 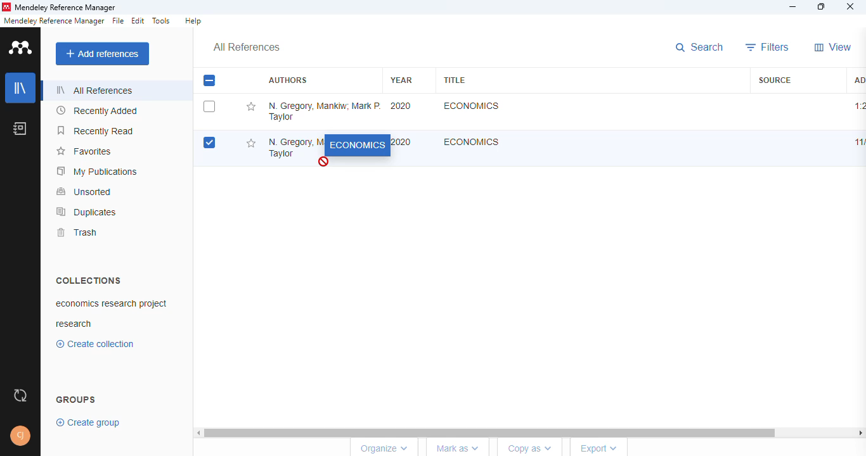 What do you see at coordinates (65, 8) in the screenshot?
I see `mendeley reference manager` at bounding box center [65, 8].